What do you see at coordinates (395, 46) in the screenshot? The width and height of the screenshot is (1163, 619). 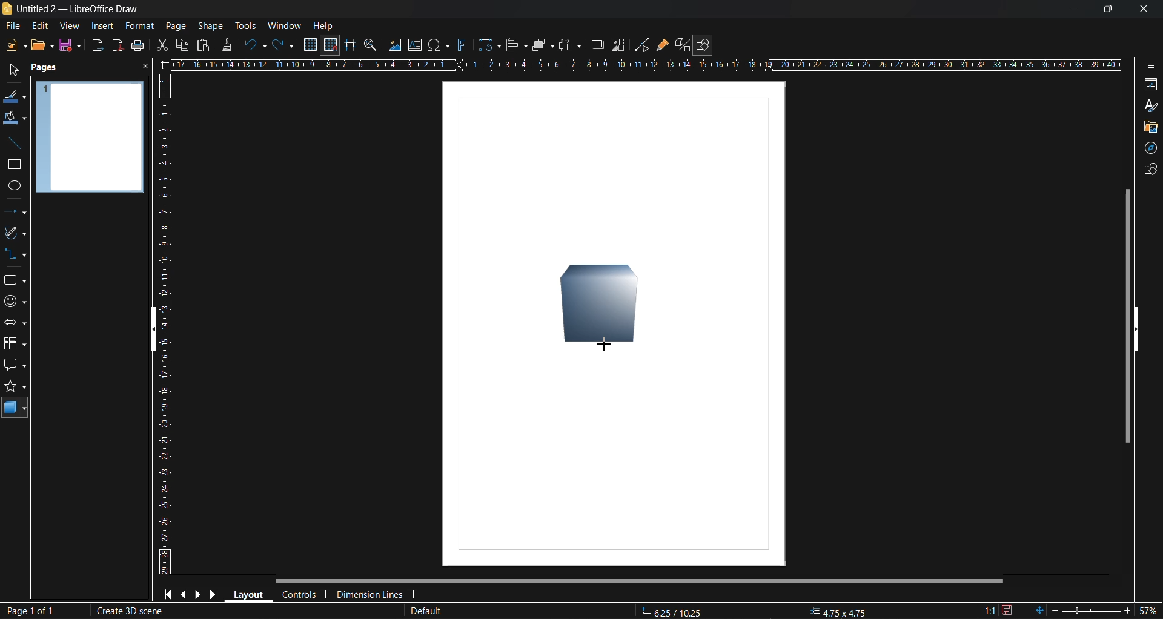 I see `image` at bounding box center [395, 46].